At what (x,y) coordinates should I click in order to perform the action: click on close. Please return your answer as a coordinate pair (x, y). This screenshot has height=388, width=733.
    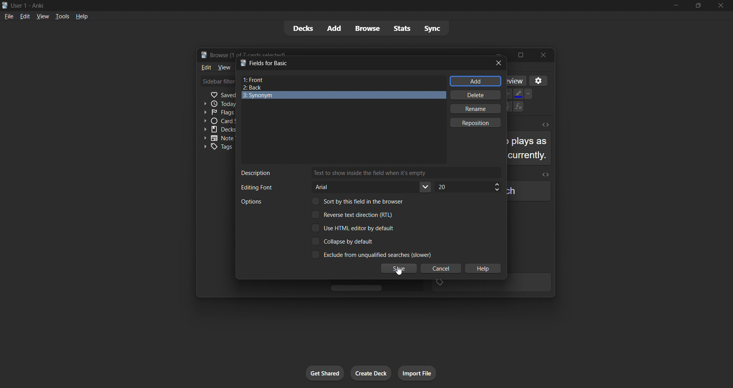
    Looking at the image, I should click on (720, 6).